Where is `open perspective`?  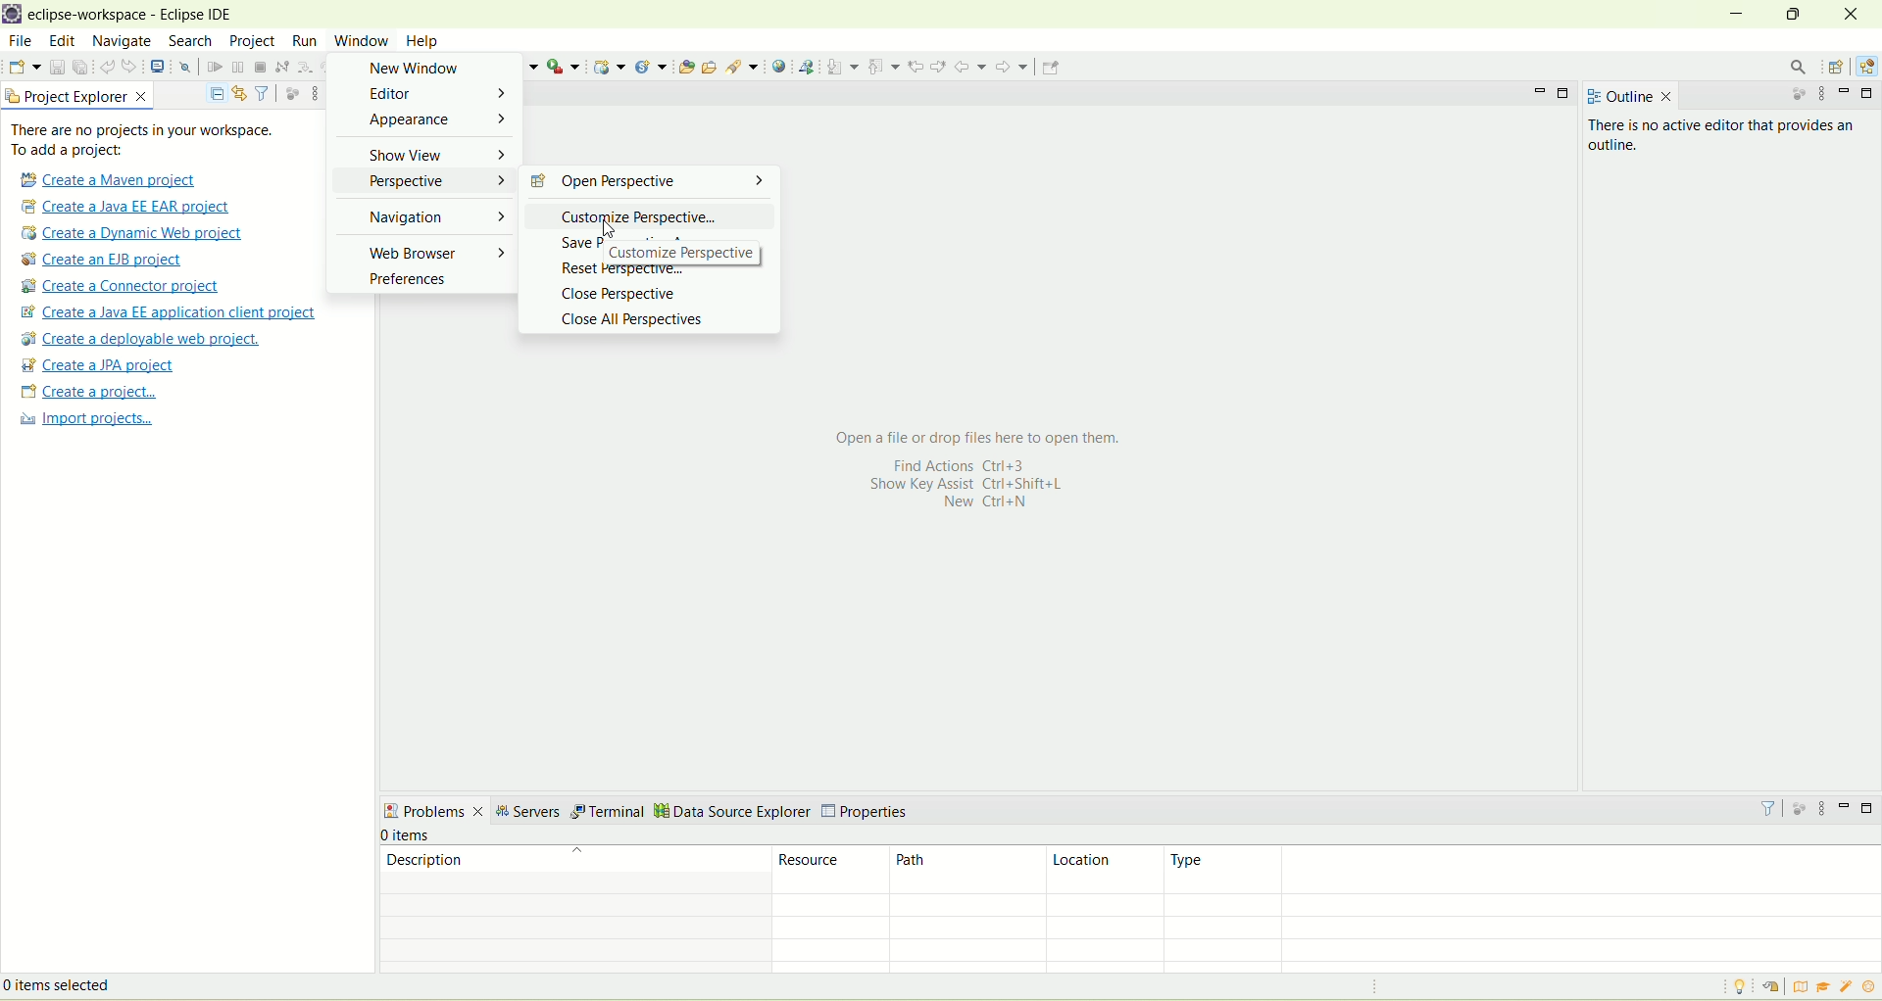 open perspective is located at coordinates (648, 182).